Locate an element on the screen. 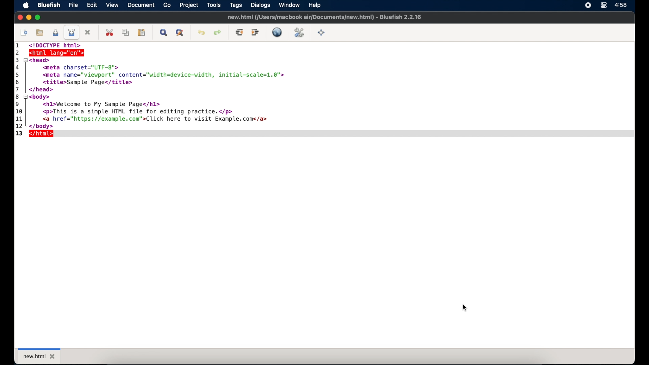 The width and height of the screenshot is (649, 365). help is located at coordinates (314, 5).